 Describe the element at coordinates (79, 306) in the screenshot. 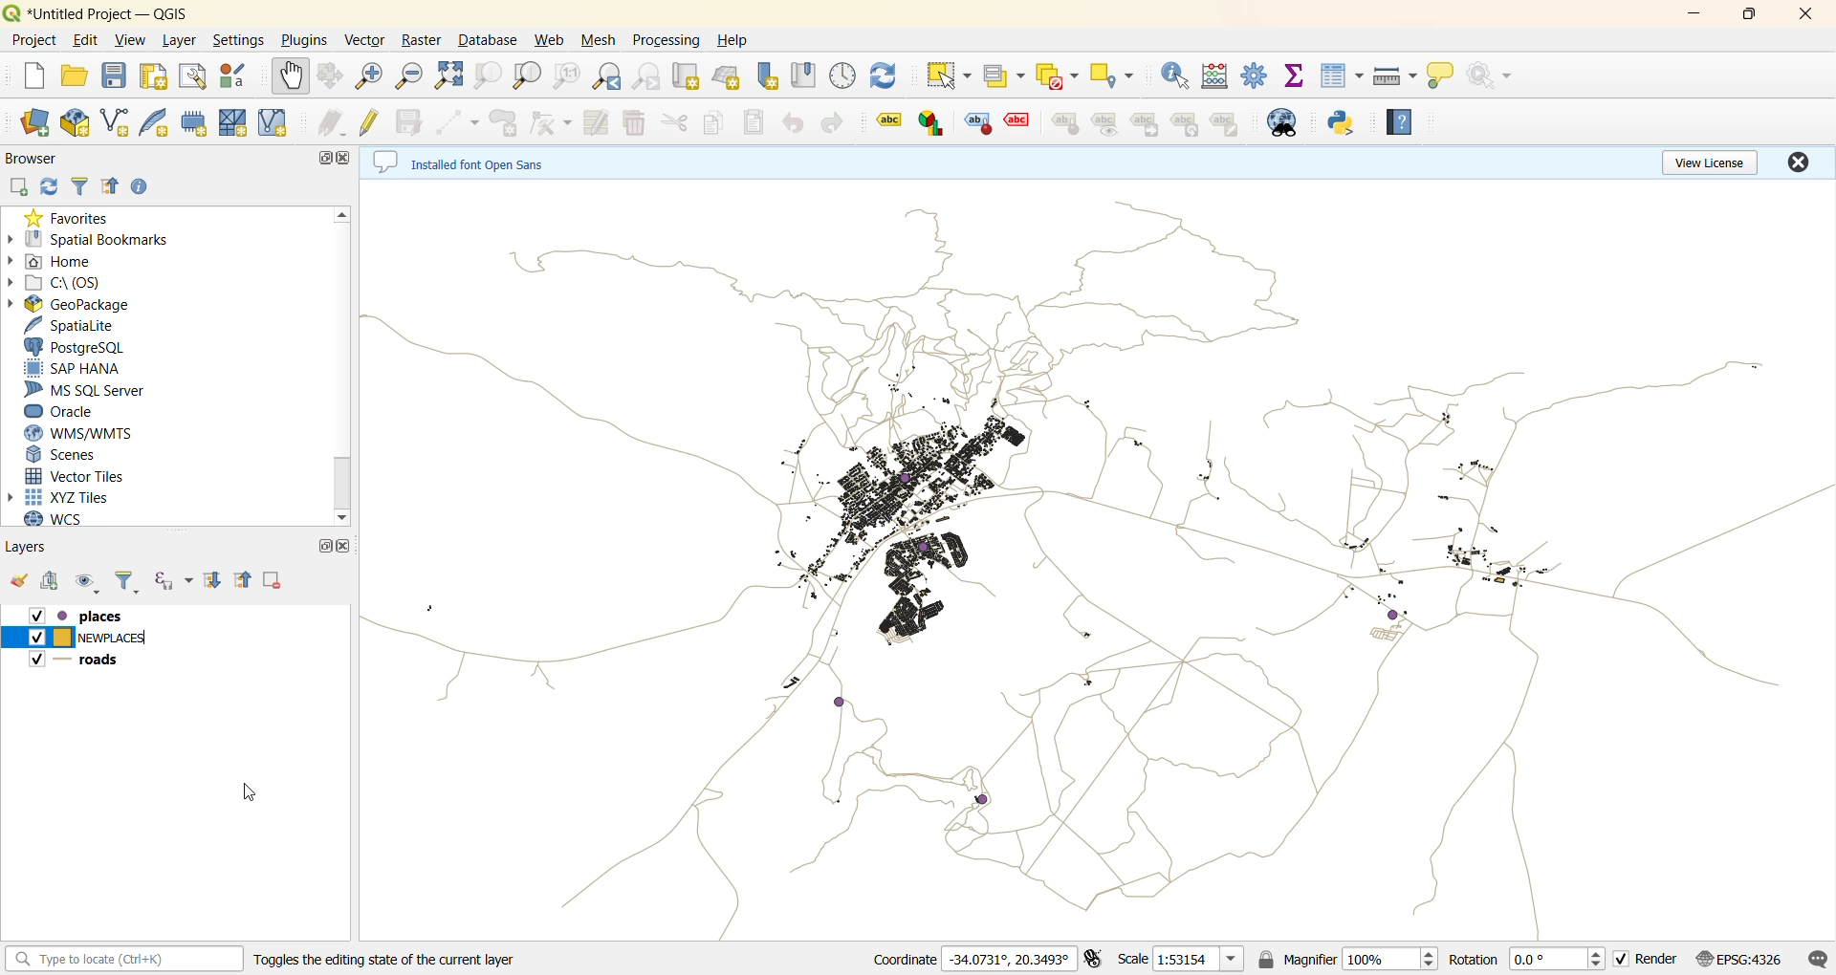

I see `geopackage` at that location.